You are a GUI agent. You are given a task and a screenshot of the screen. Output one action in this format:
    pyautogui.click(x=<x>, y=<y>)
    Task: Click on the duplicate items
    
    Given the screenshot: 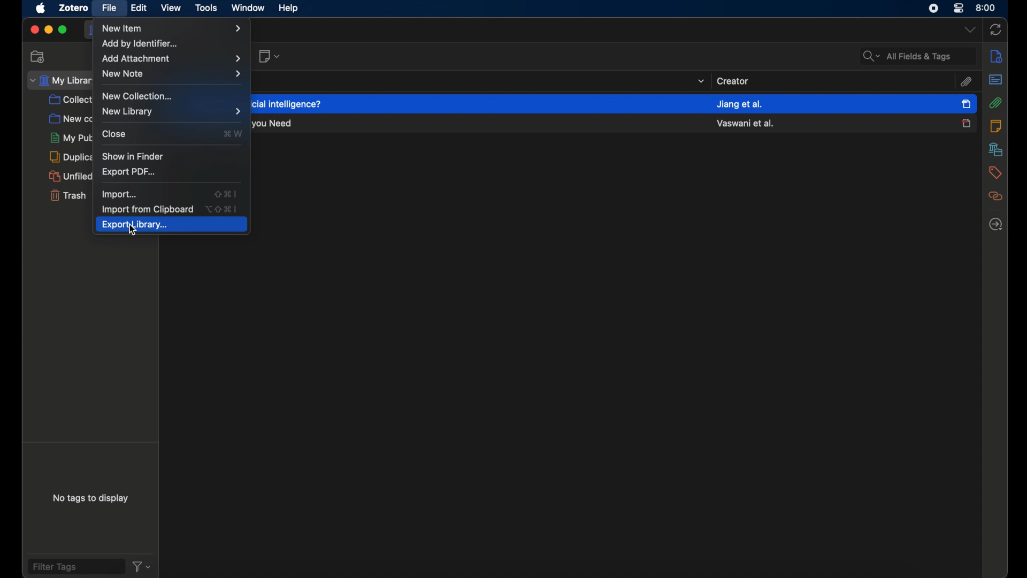 What is the action you would take?
    pyautogui.click(x=70, y=157)
    